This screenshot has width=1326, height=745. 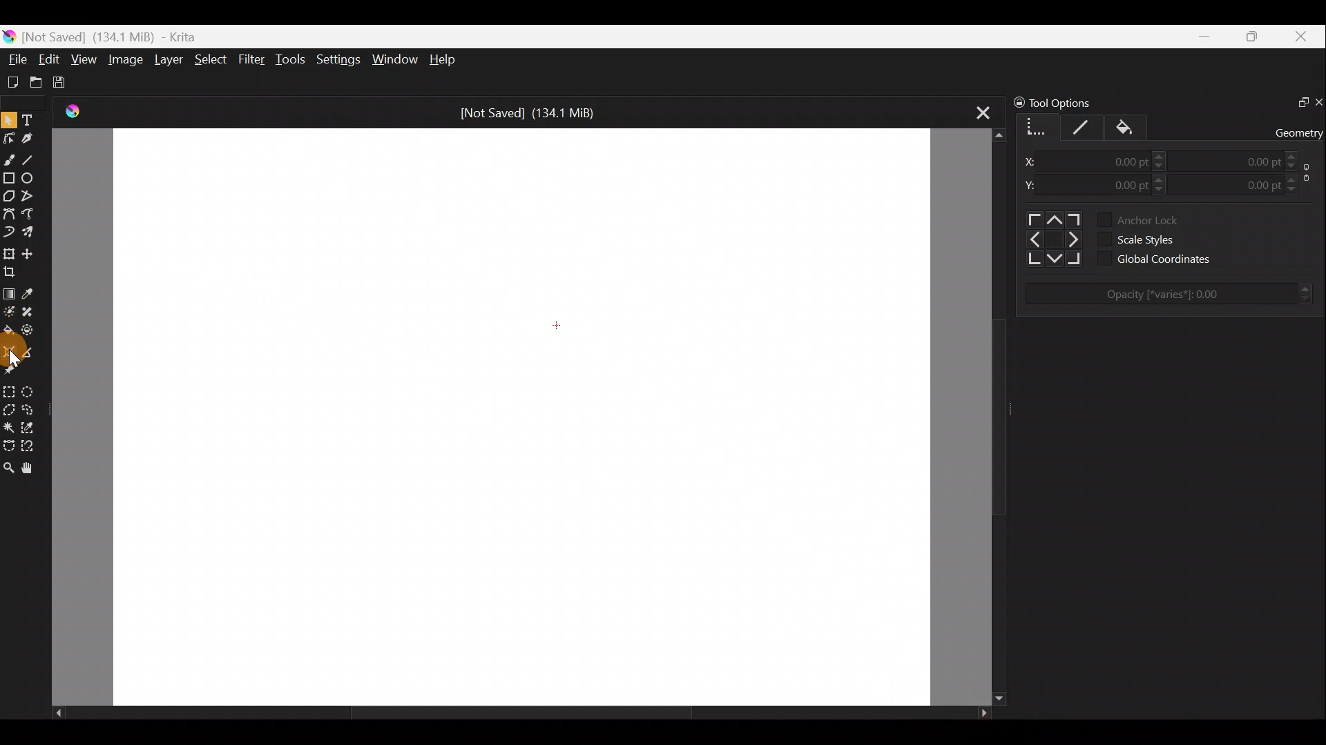 What do you see at coordinates (8, 36) in the screenshot?
I see `Krita logo` at bounding box center [8, 36].